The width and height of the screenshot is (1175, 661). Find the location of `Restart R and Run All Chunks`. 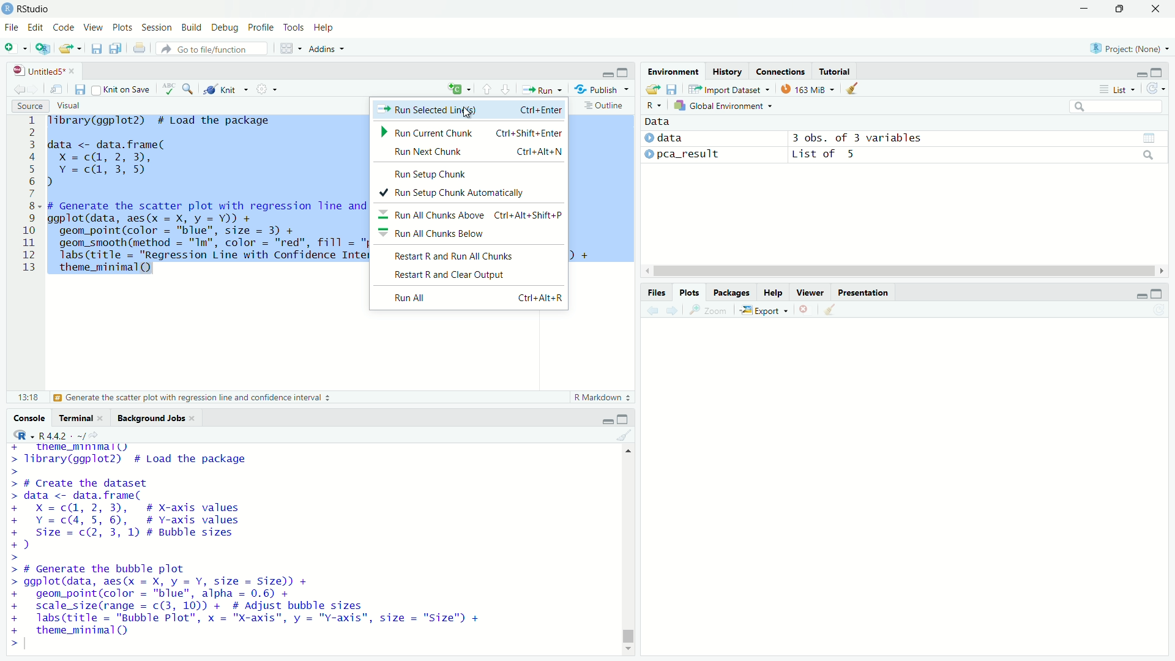

Restart R and Run All Chunks is located at coordinates (468, 255).